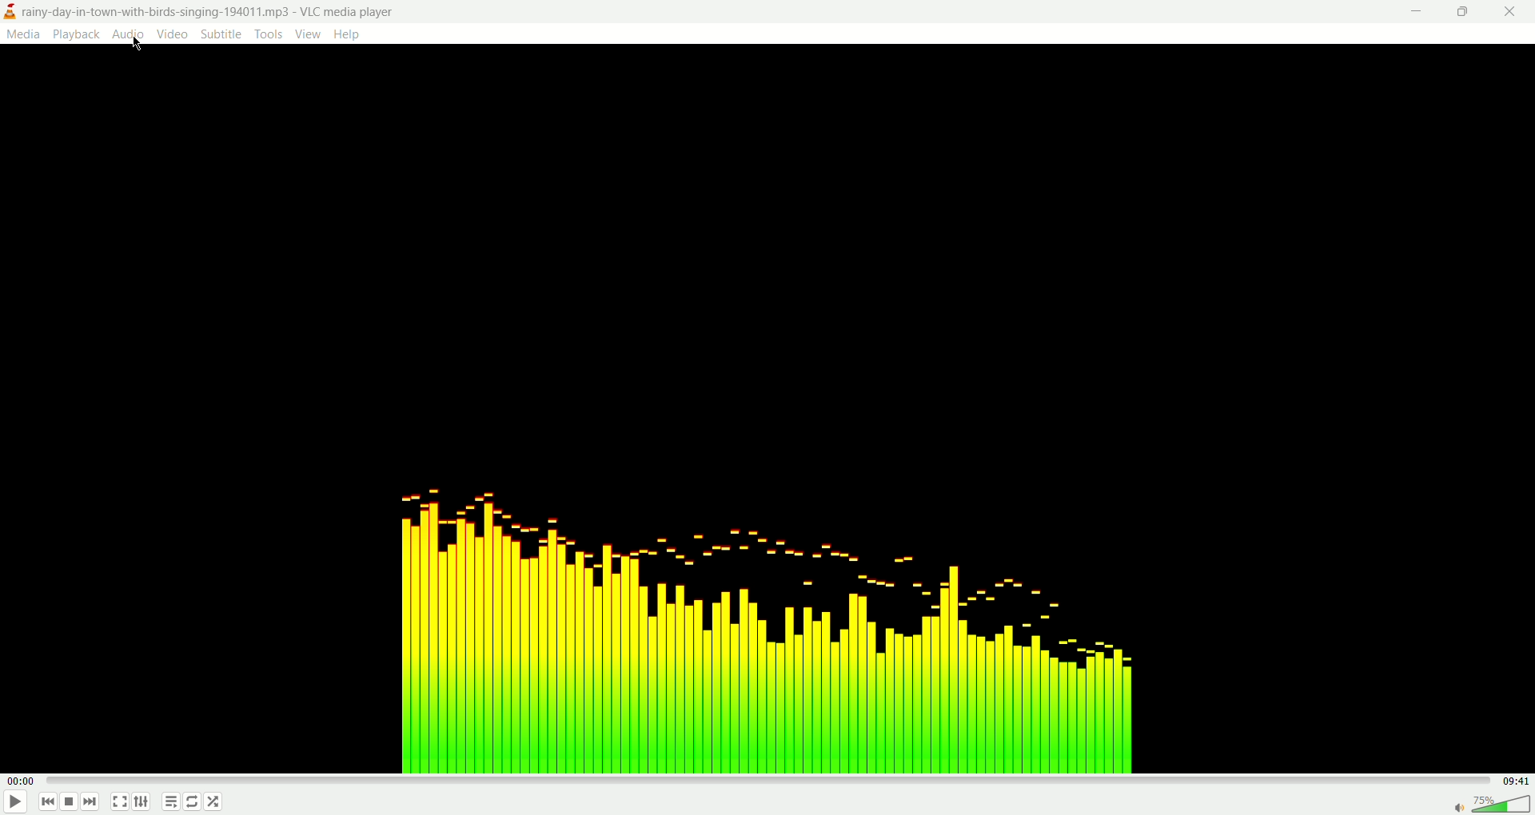  What do you see at coordinates (170, 801) in the screenshot?
I see `playlist` at bounding box center [170, 801].